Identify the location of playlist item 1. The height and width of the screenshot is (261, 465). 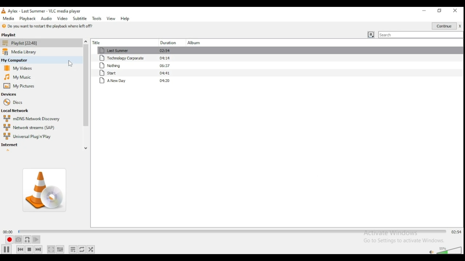
(139, 50).